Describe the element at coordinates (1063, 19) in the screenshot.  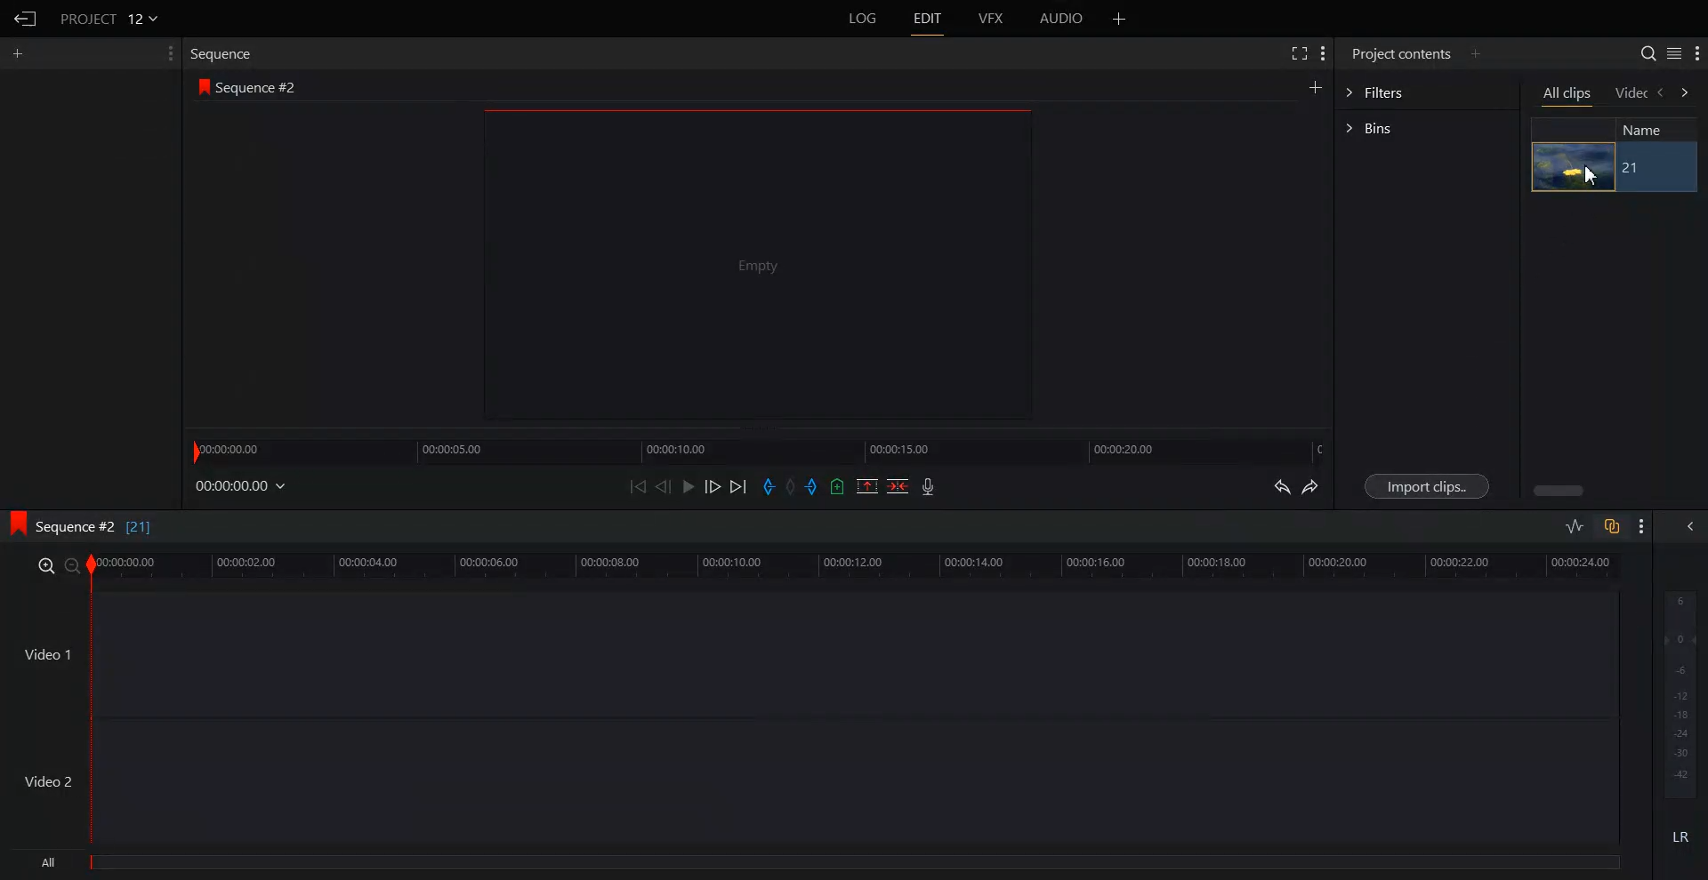
I see `Audio` at that location.